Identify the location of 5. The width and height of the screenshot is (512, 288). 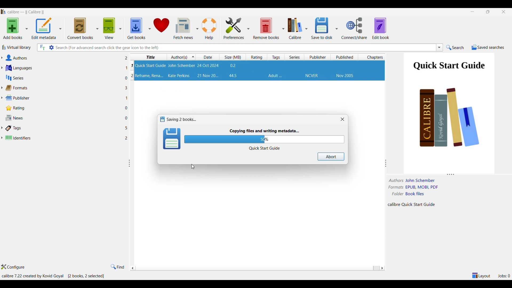
(126, 128).